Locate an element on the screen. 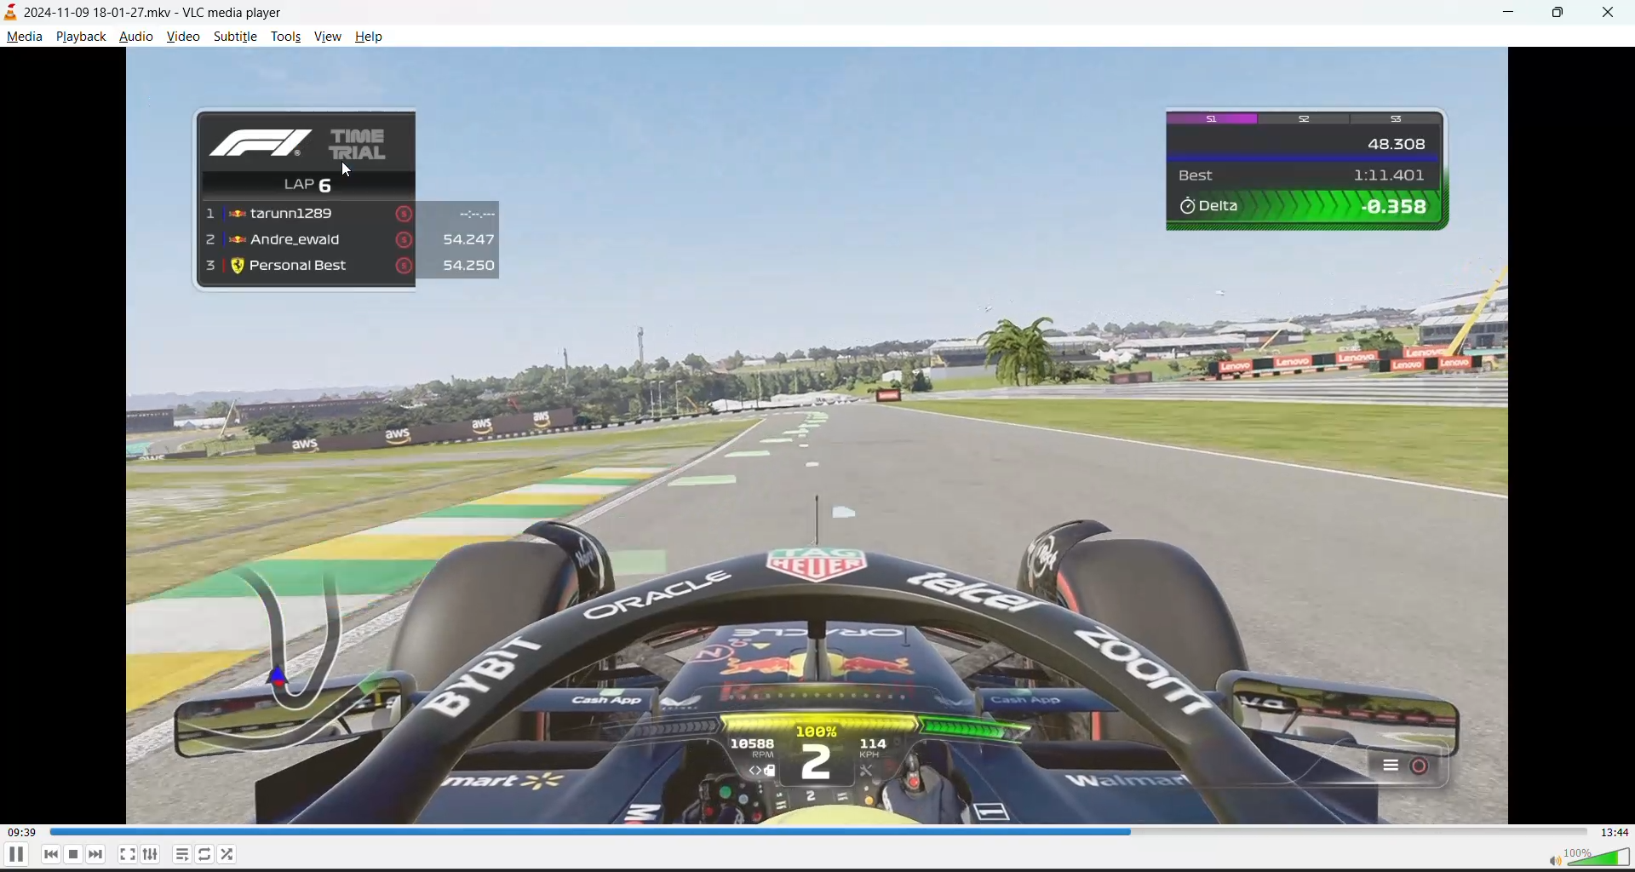  minimize is located at coordinates (1516, 13).